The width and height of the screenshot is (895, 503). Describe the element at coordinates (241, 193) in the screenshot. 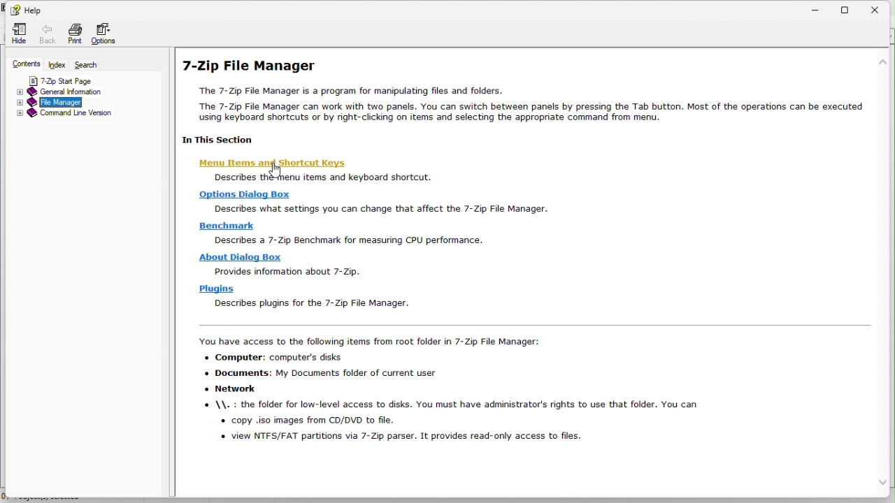

I see `Options dialogue box` at that location.